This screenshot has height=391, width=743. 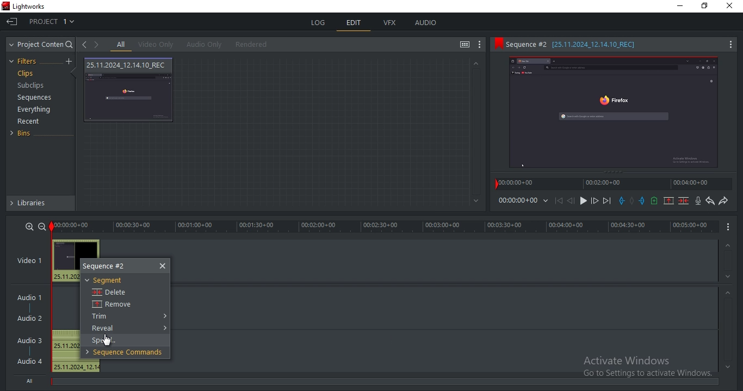 What do you see at coordinates (121, 45) in the screenshot?
I see `all` at bounding box center [121, 45].